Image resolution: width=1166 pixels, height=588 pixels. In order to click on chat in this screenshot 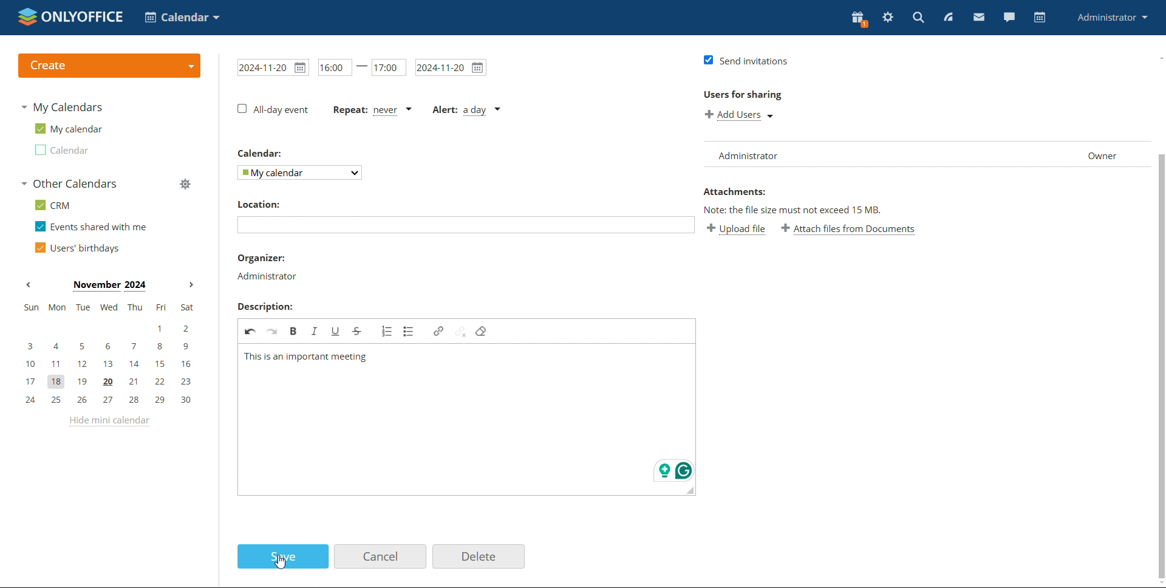, I will do `click(1009, 17)`.